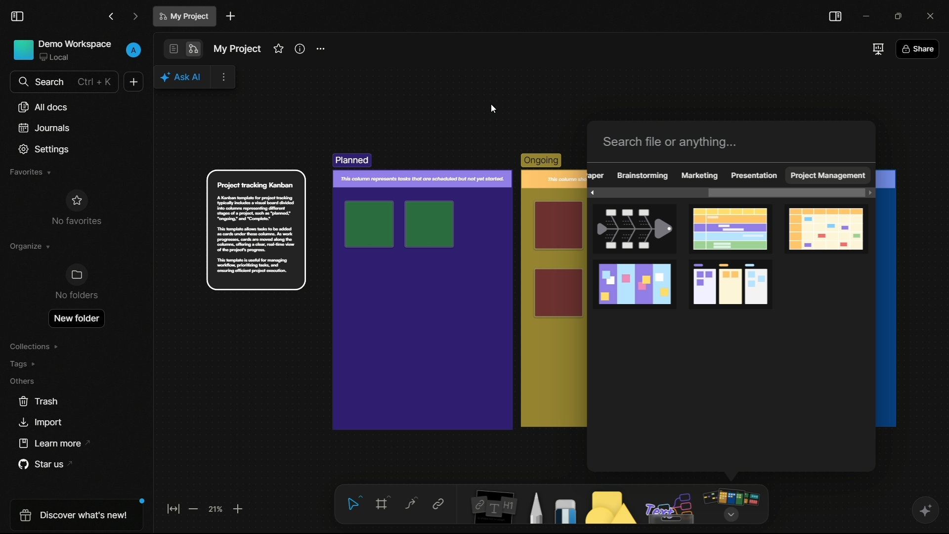 The height and width of the screenshot is (534, 949). What do you see at coordinates (565, 511) in the screenshot?
I see `eraser` at bounding box center [565, 511].